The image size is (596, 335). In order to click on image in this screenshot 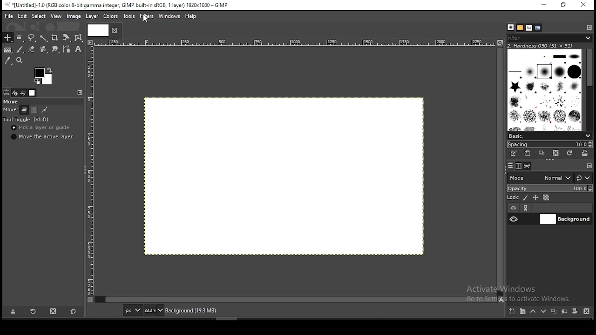, I will do `click(74, 16)`.